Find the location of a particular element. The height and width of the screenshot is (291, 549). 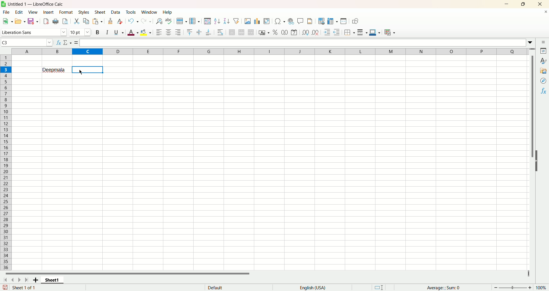

Window is located at coordinates (150, 12).